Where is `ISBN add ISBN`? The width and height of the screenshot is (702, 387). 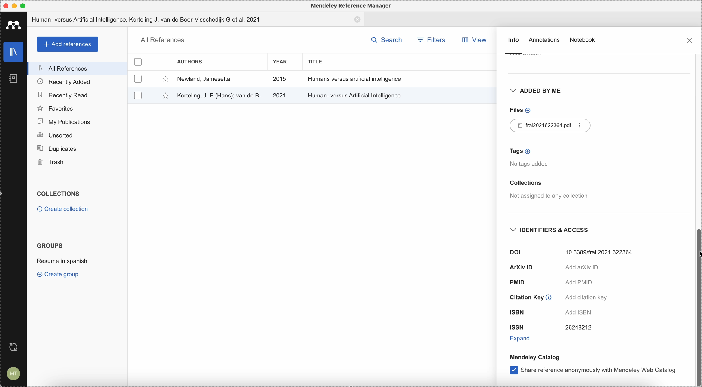 ISBN add ISBN is located at coordinates (555, 312).